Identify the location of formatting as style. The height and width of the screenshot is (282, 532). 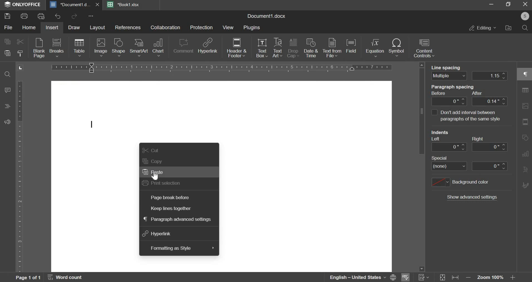
(170, 248).